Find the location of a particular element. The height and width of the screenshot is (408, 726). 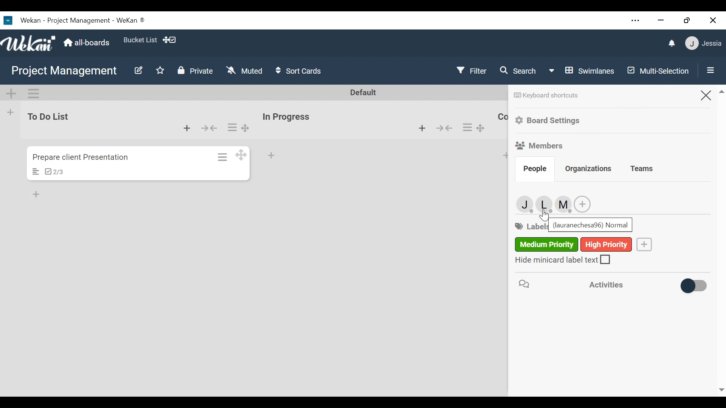

Add card to top of the list is located at coordinates (507, 155).